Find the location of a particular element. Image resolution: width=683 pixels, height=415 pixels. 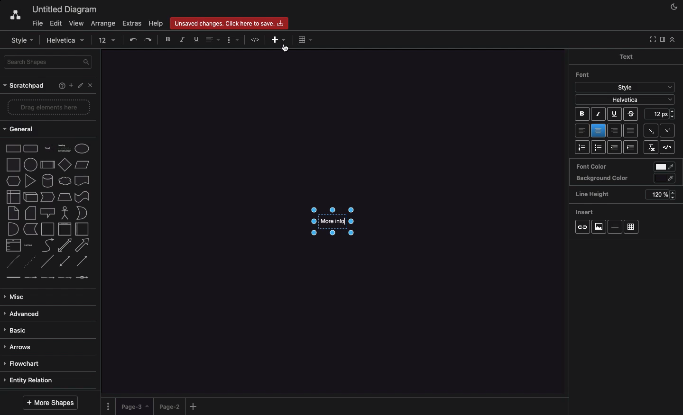

Embed is located at coordinates (670, 148).